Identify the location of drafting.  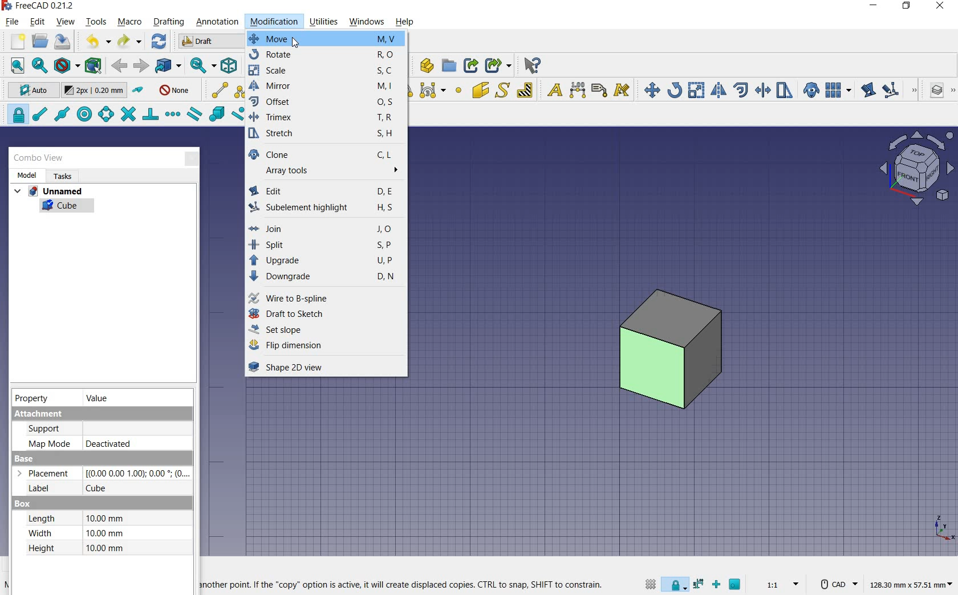
(169, 22).